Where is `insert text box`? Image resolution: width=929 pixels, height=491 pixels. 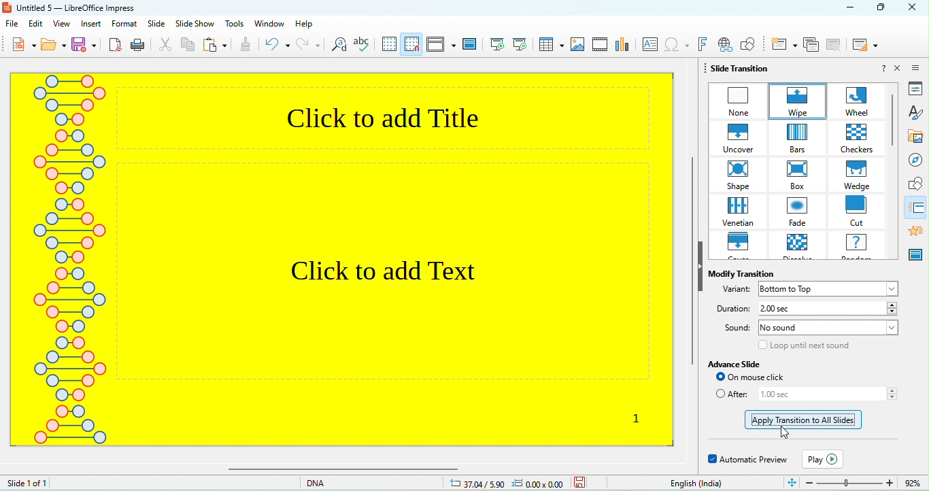 insert text box is located at coordinates (647, 47).